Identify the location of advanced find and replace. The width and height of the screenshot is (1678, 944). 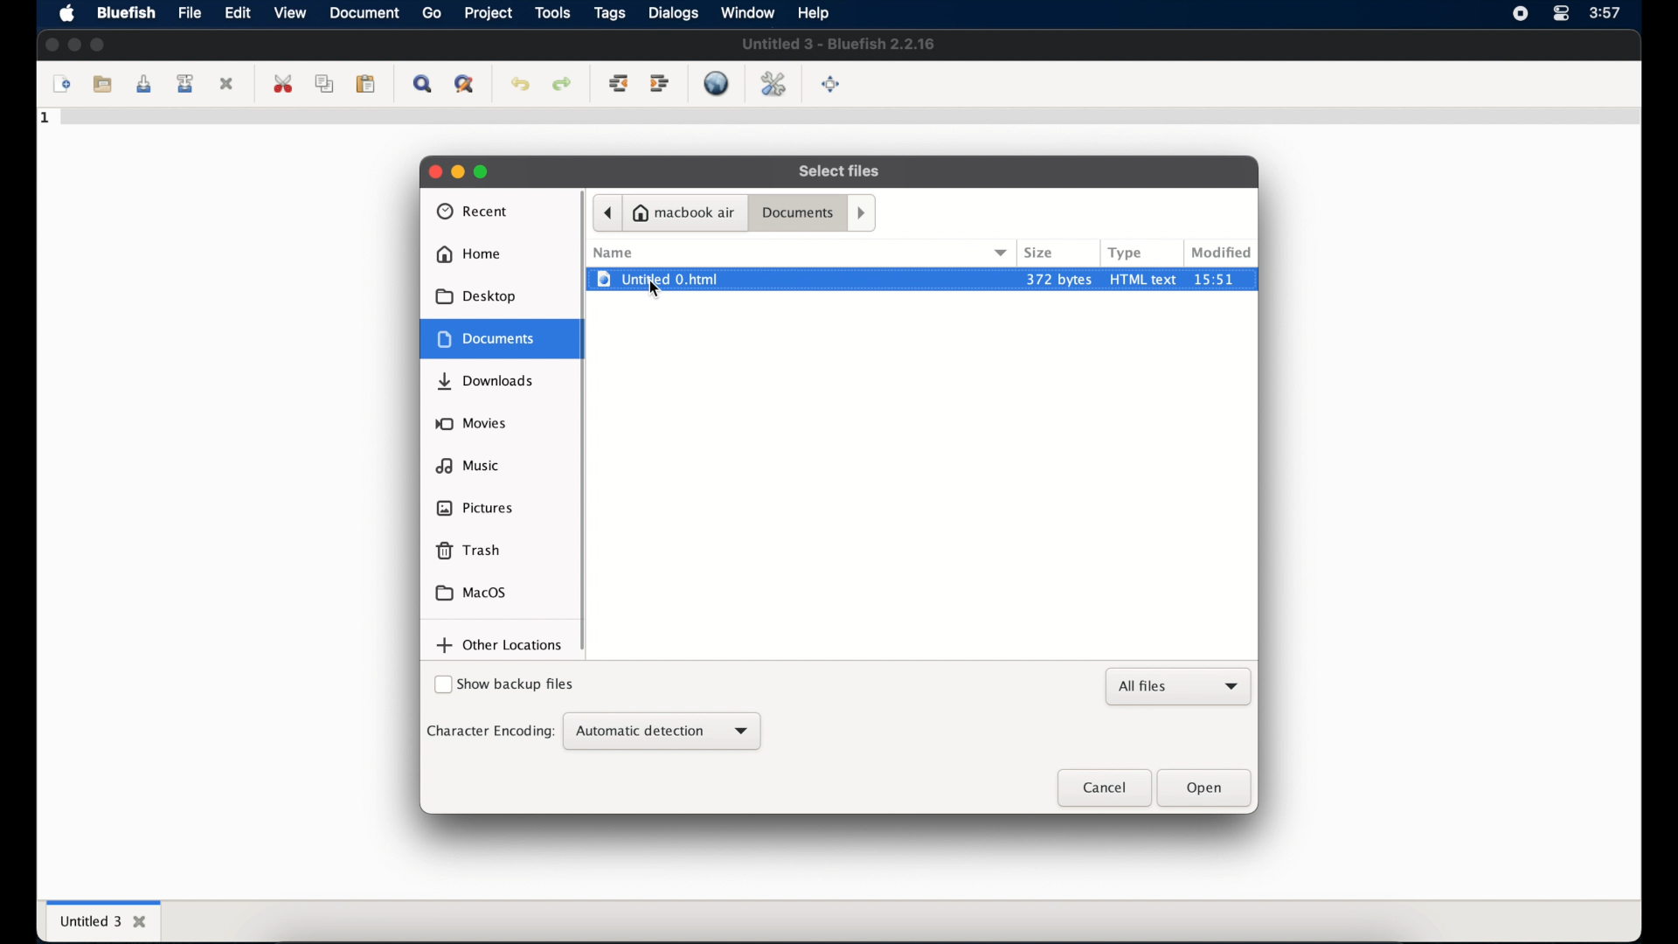
(463, 85).